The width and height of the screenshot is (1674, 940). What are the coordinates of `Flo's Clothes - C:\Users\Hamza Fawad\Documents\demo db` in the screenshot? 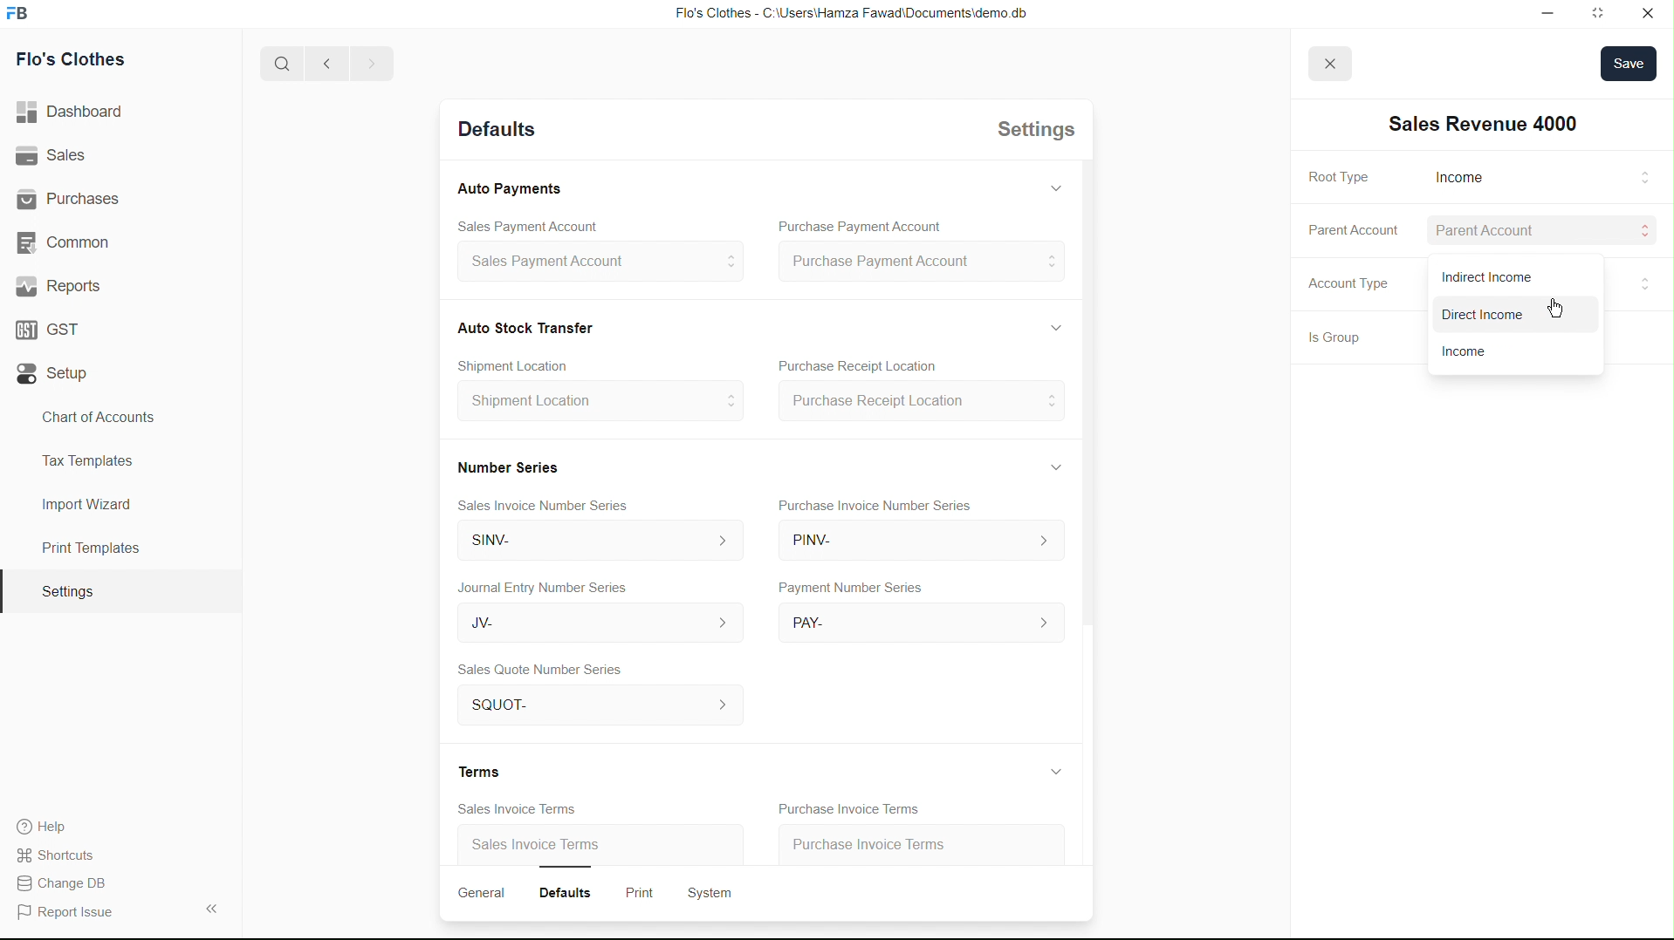 It's located at (849, 14).